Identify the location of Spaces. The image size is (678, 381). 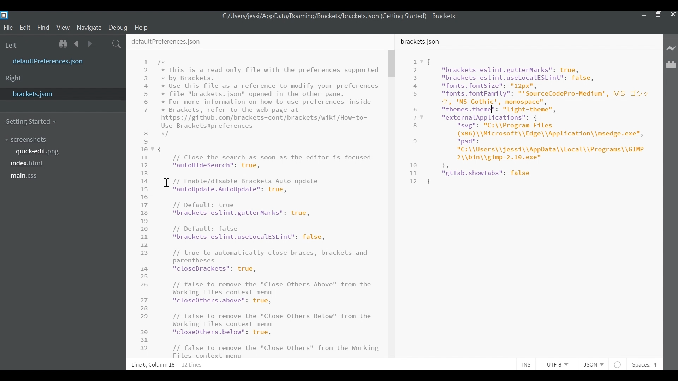
(646, 364).